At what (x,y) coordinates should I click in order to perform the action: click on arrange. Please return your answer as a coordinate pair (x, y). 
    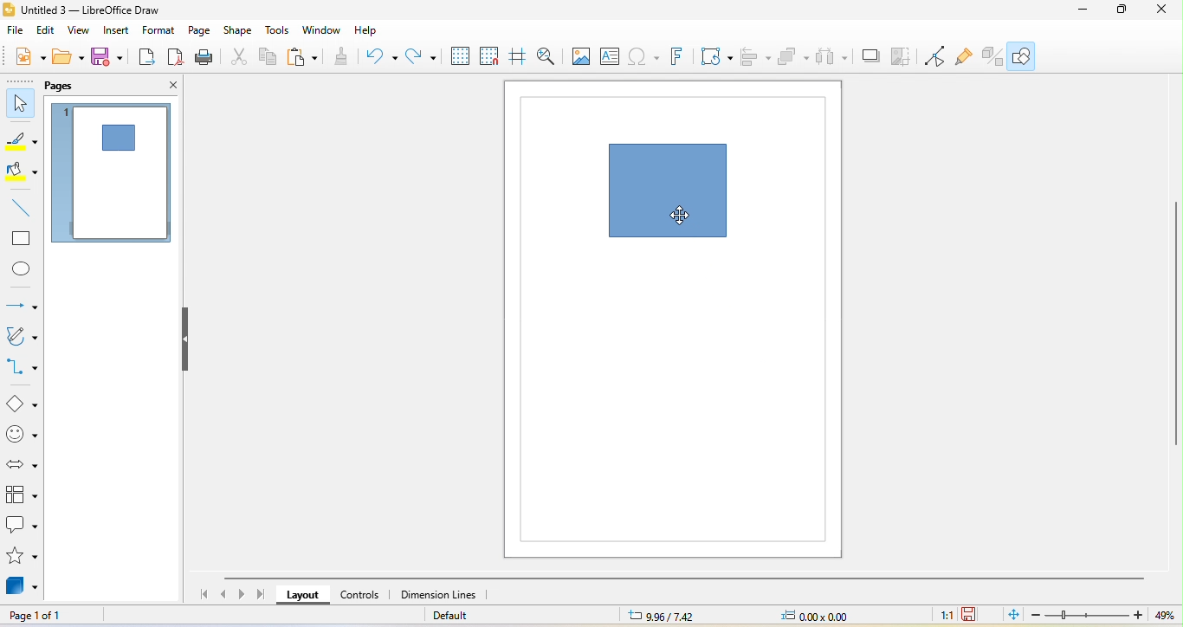
    Looking at the image, I should click on (793, 59).